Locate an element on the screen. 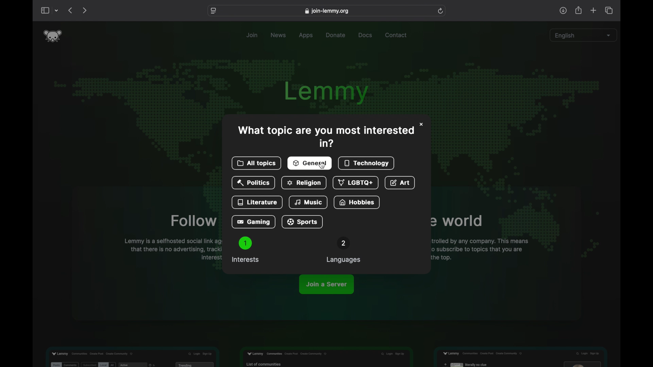 The width and height of the screenshot is (653, 367). close is located at coordinates (422, 124).